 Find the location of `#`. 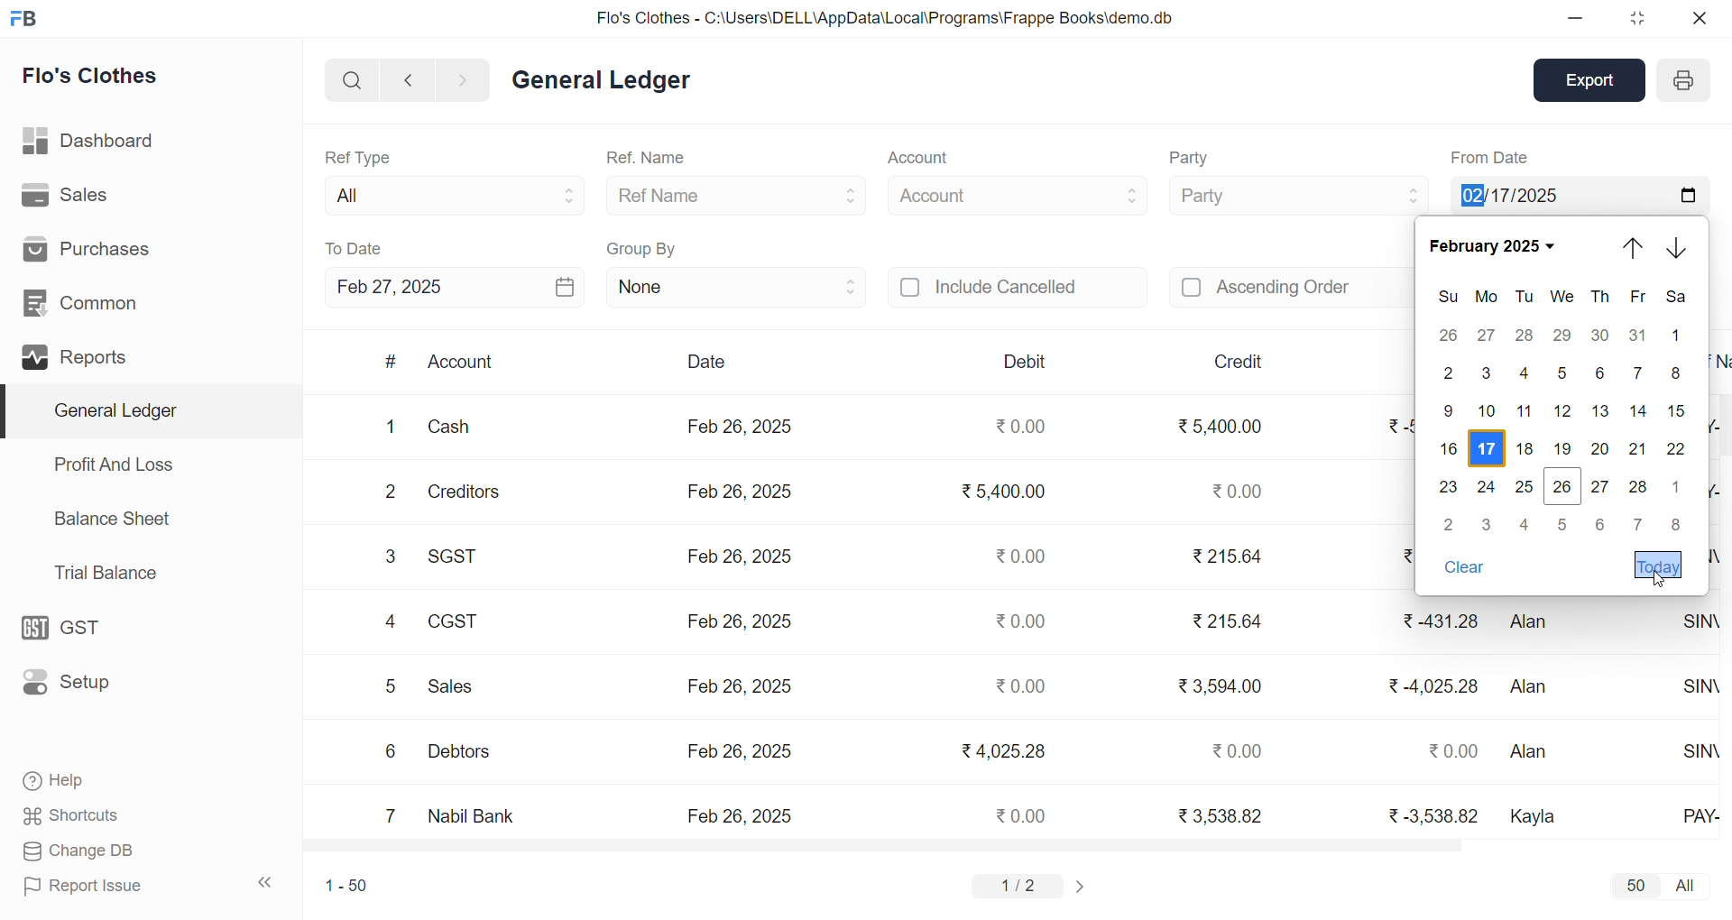

# is located at coordinates (391, 362).